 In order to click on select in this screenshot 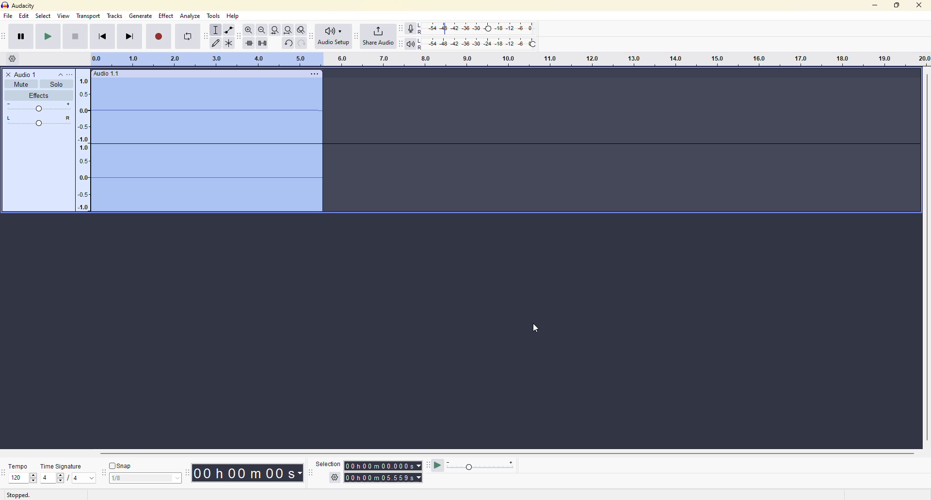, I will do `click(43, 16)`.